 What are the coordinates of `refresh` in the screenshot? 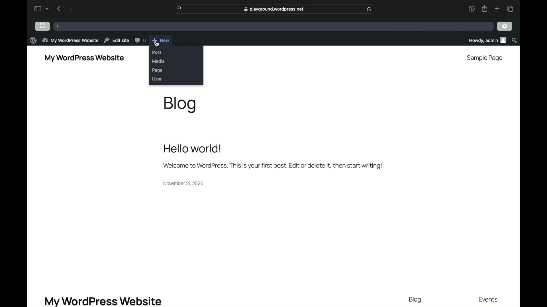 It's located at (369, 9).